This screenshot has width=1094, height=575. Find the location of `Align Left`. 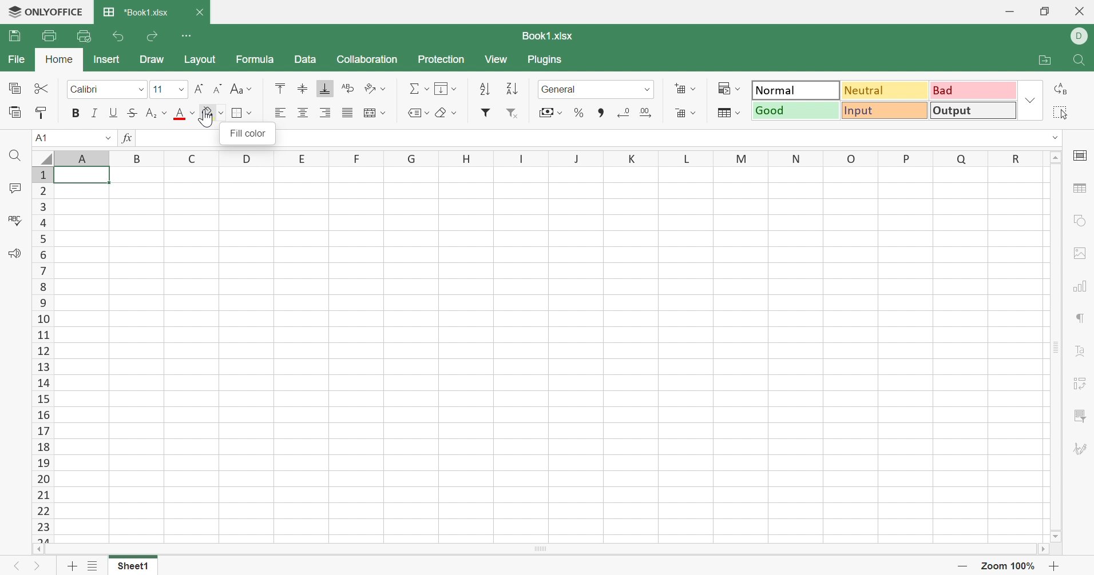

Align Left is located at coordinates (280, 110).